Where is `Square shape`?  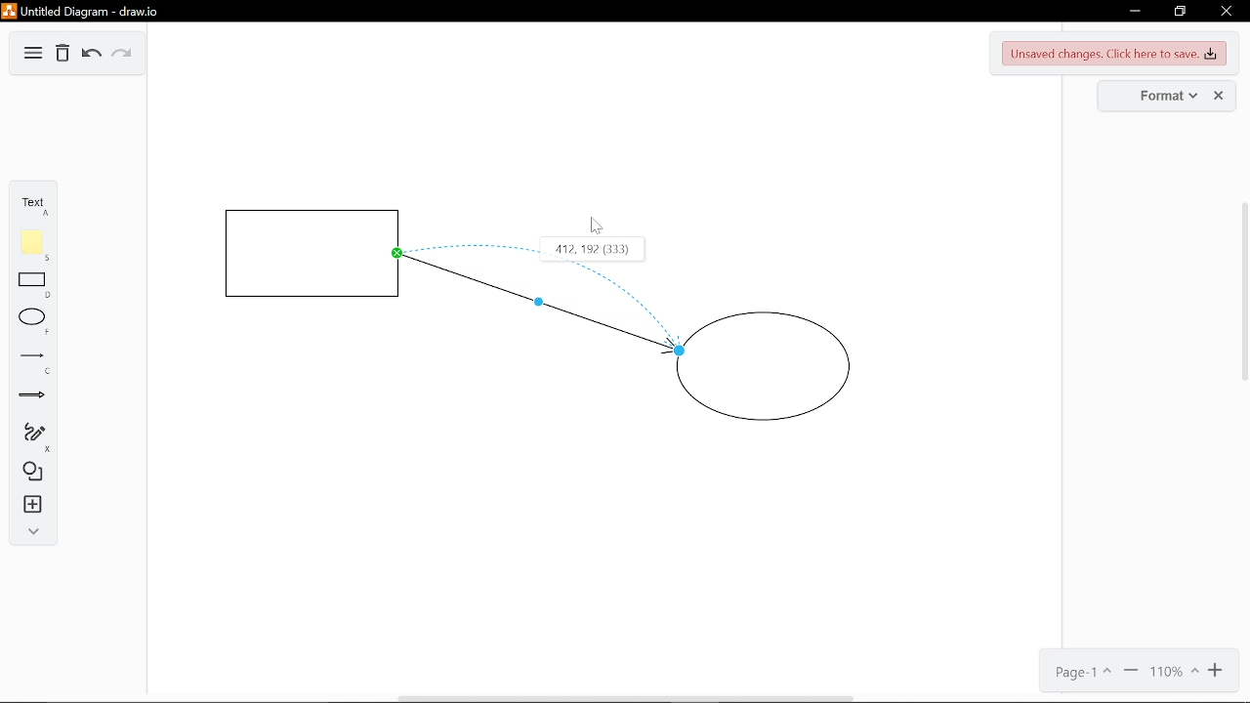 Square shape is located at coordinates (310, 252).